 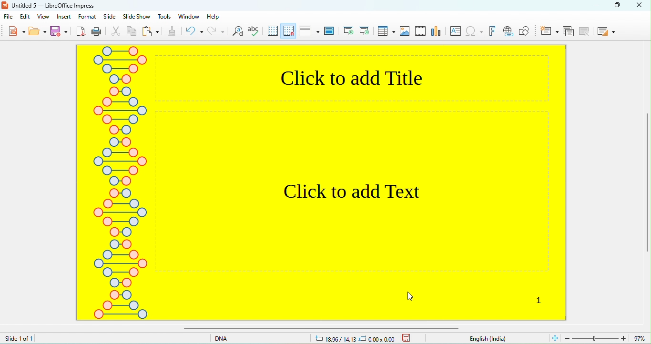 What do you see at coordinates (238, 32) in the screenshot?
I see `find and replace` at bounding box center [238, 32].